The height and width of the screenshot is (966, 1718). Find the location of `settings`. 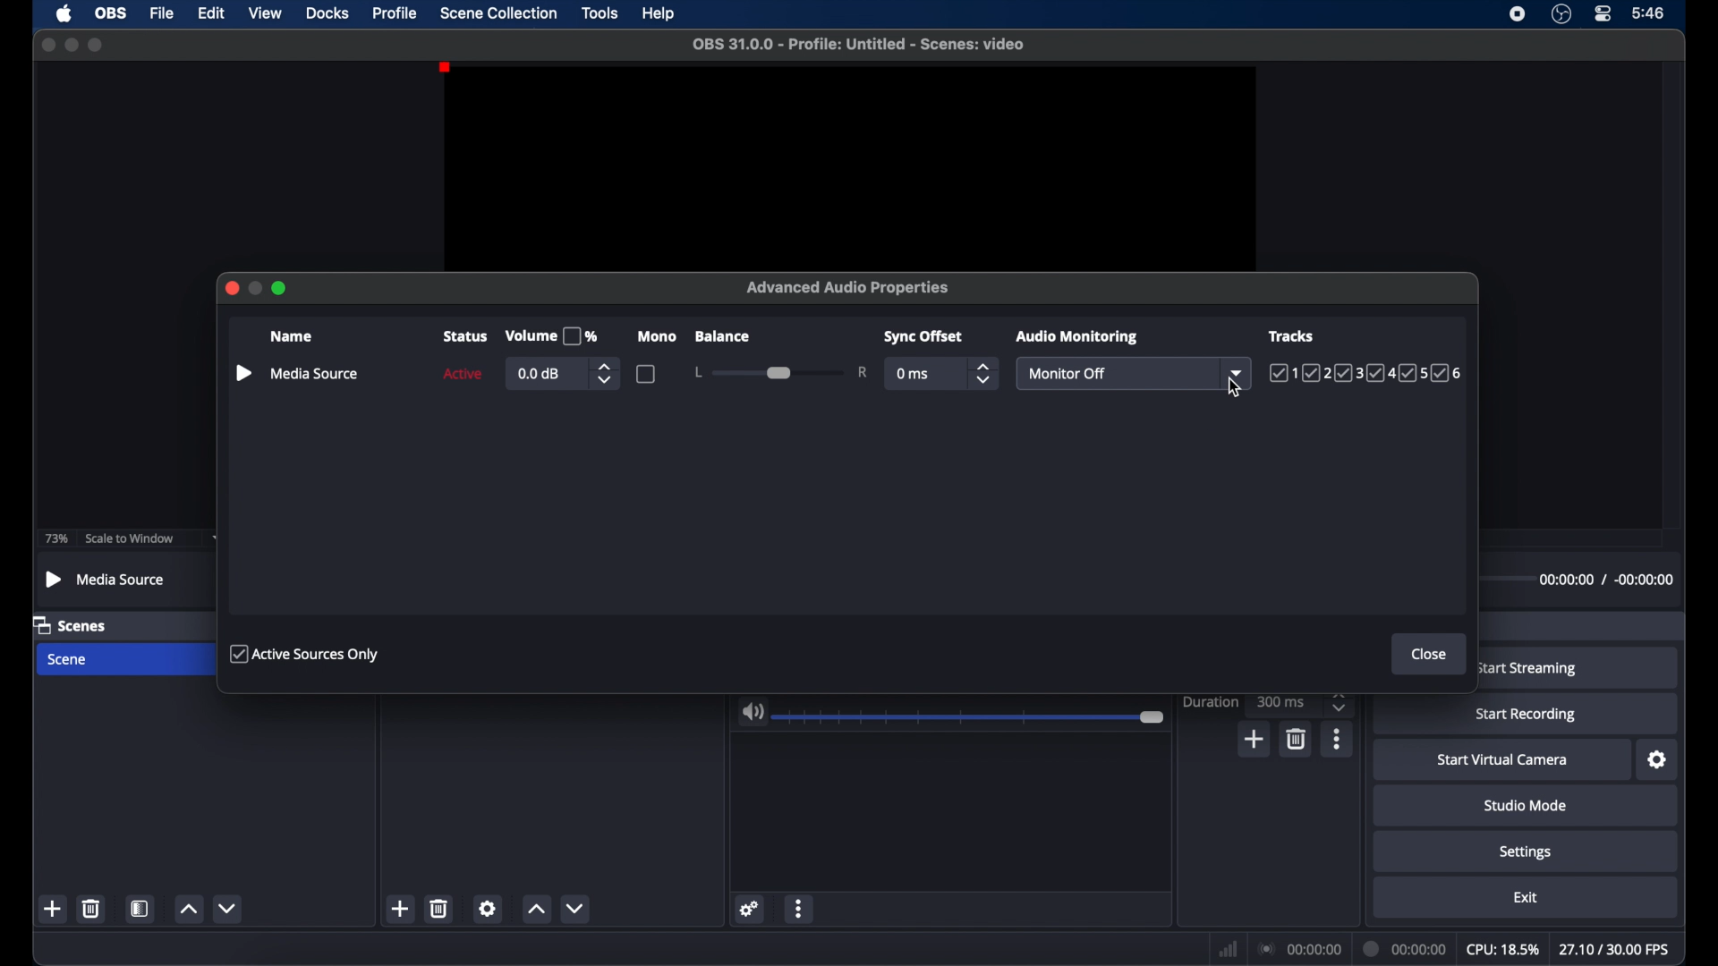

settings is located at coordinates (489, 908).